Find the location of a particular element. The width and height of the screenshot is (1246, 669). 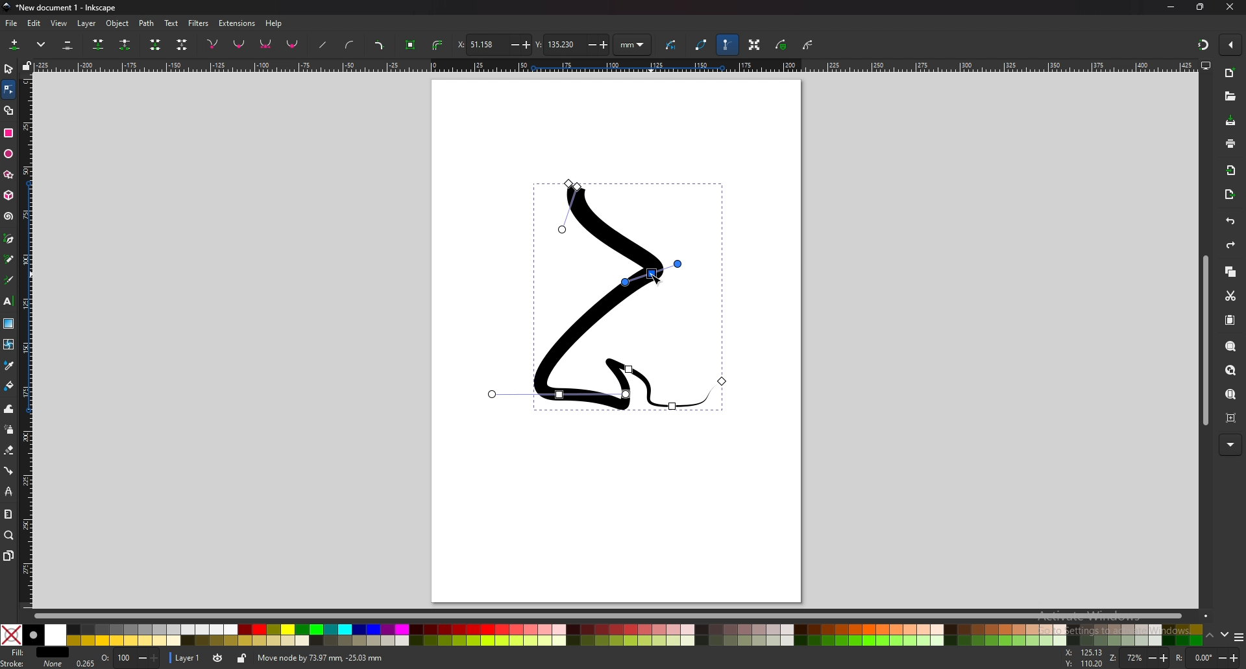

text is located at coordinates (9, 301).